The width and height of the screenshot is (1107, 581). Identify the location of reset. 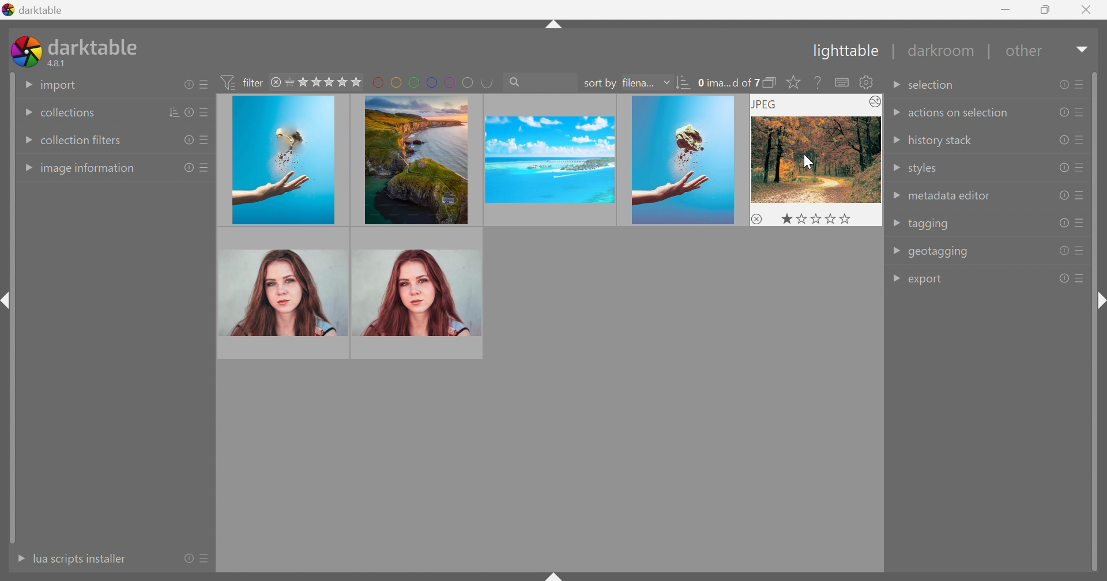
(1063, 281).